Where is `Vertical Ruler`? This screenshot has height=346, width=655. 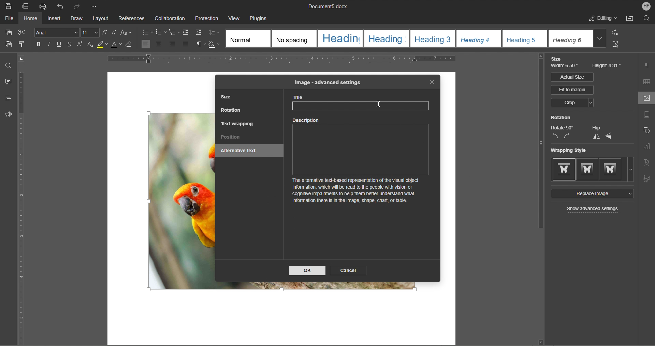
Vertical Ruler is located at coordinates (22, 209).